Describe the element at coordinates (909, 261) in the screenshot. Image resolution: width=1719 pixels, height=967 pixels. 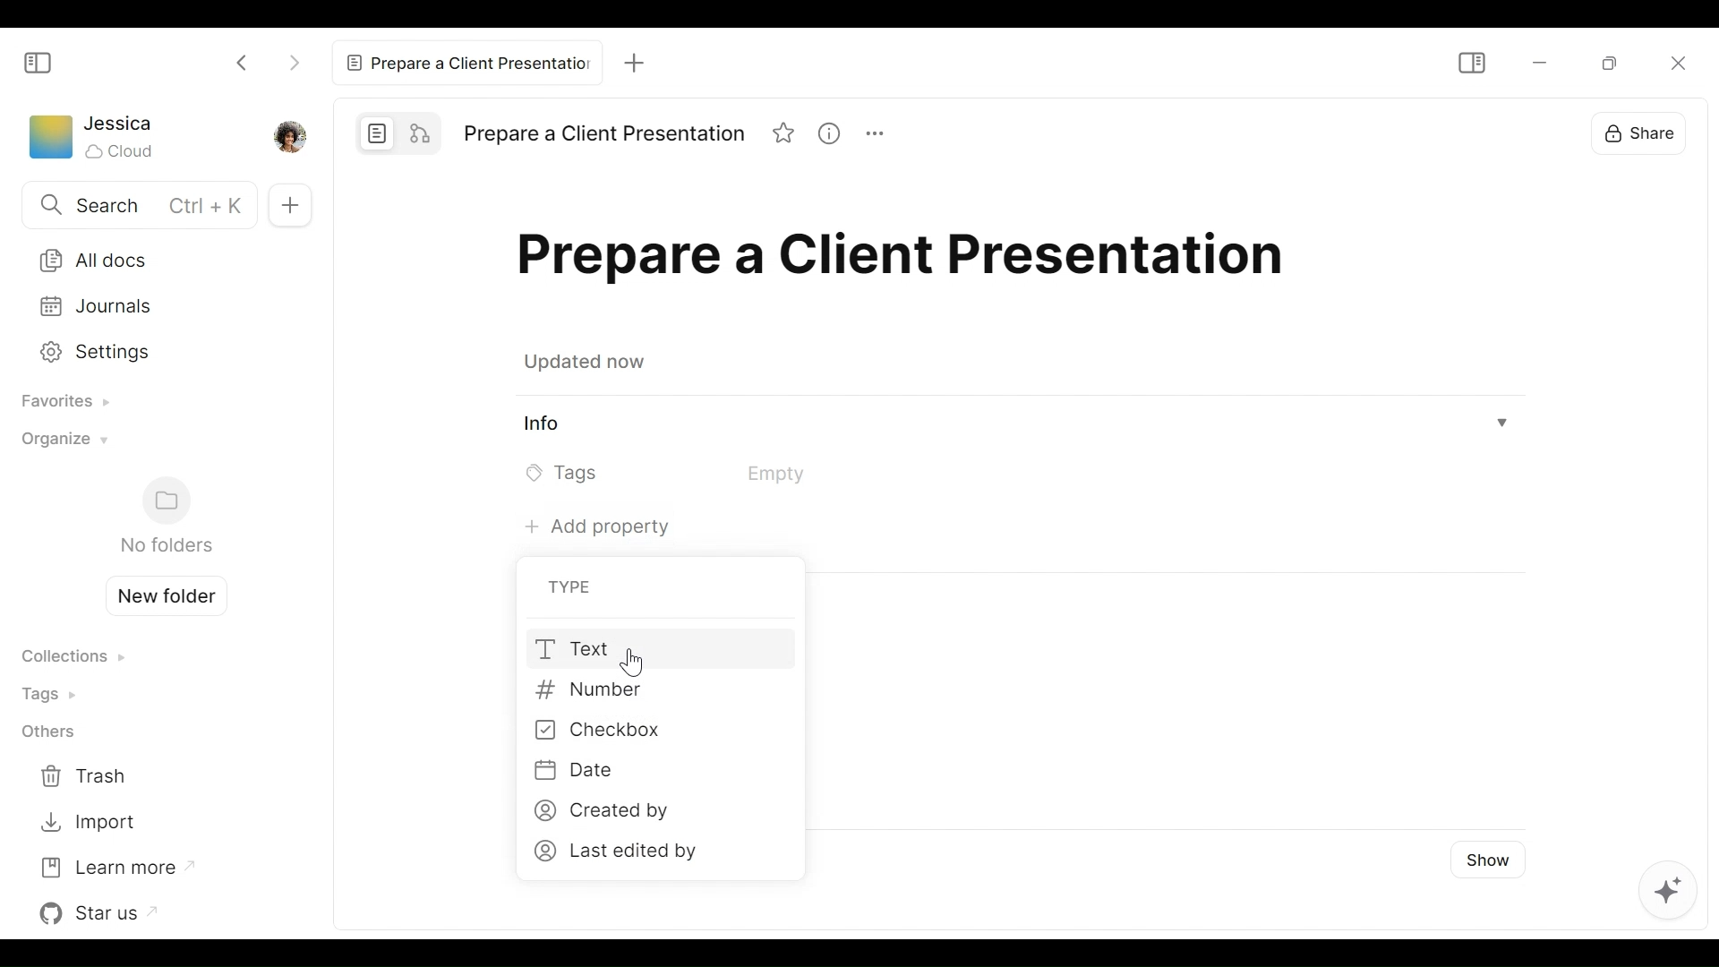
I see `Title` at that location.